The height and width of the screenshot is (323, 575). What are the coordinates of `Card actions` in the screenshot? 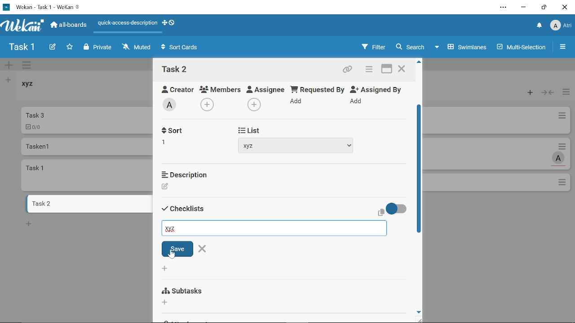 It's located at (564, 146).